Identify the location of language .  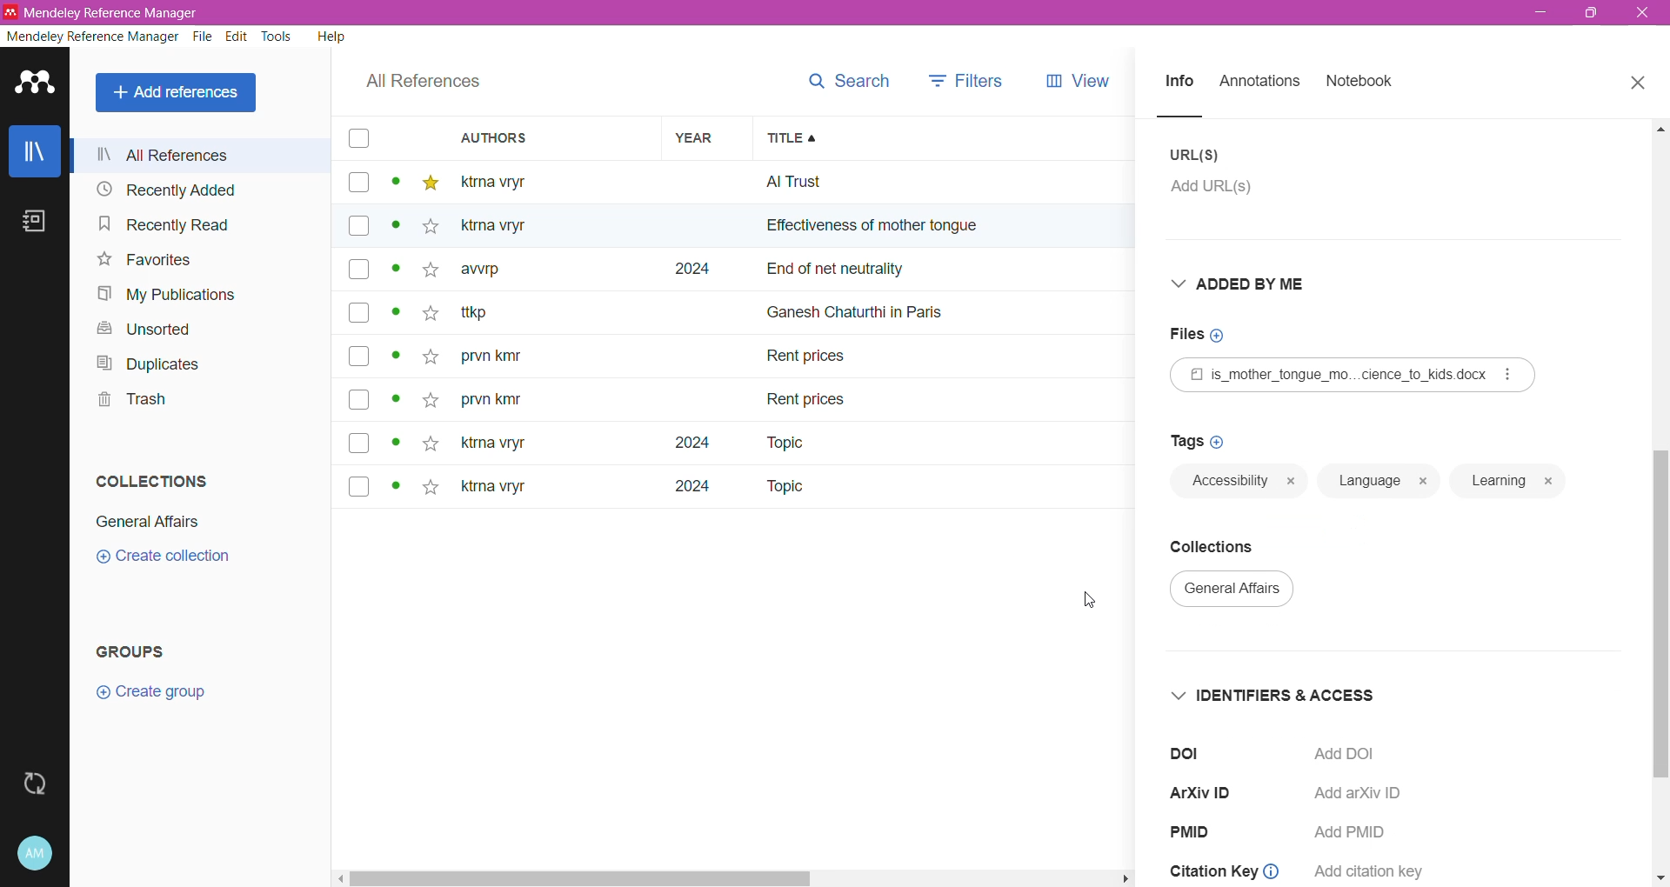
(1227, 481).